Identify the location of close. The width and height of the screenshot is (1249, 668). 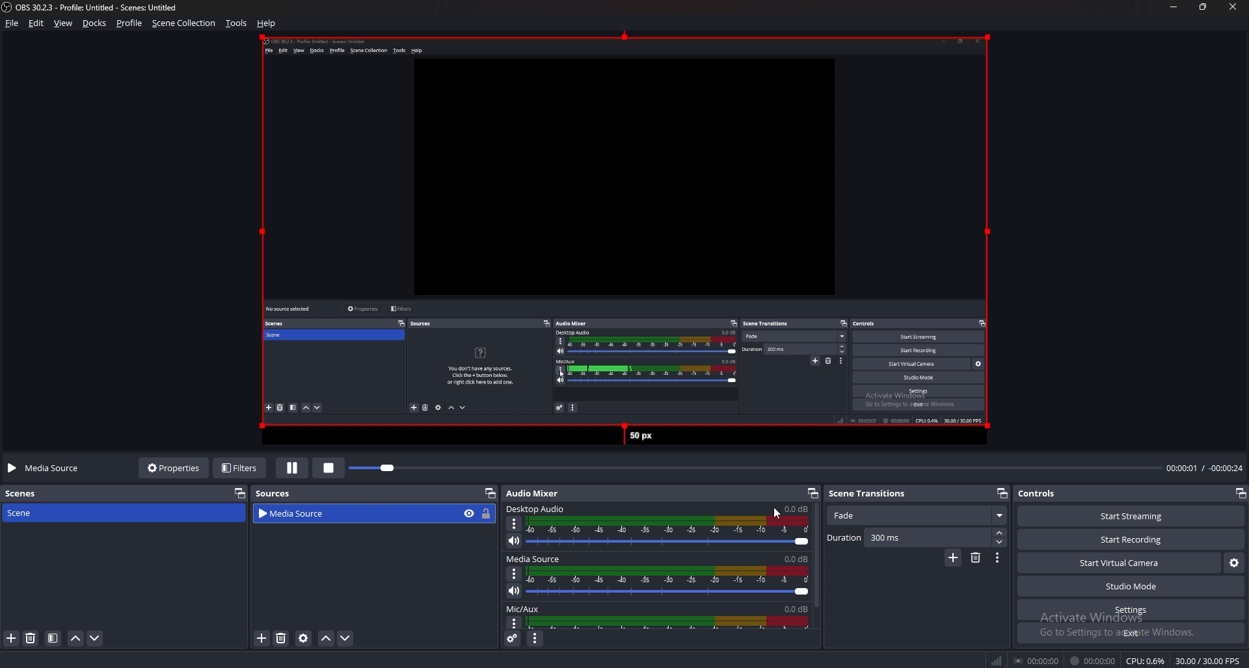
(1234, 6).